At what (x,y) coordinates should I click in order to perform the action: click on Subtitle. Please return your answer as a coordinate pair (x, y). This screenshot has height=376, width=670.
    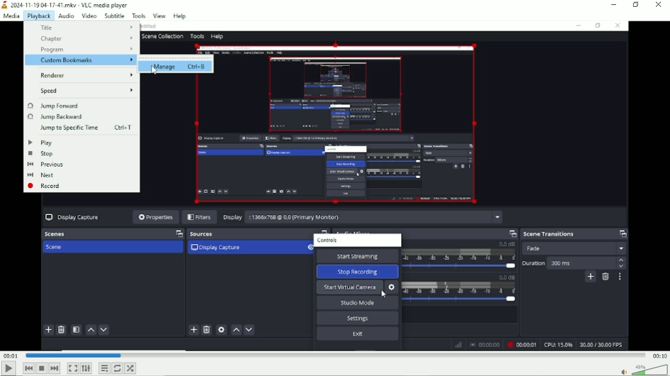
    Looking at the image, I should click on (114, 16).